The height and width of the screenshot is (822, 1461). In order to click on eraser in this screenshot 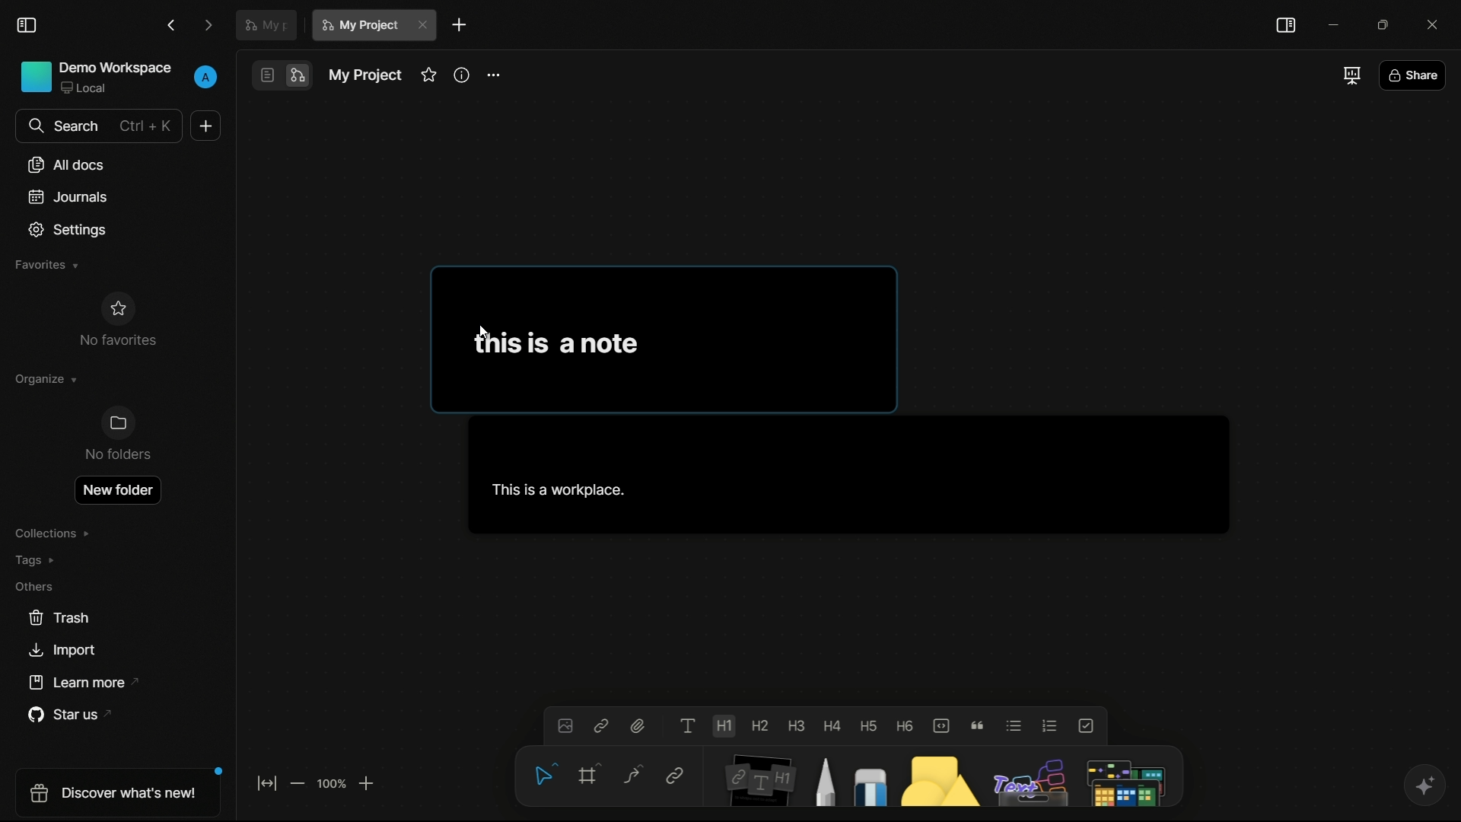, I will do `click(866, 776)`.